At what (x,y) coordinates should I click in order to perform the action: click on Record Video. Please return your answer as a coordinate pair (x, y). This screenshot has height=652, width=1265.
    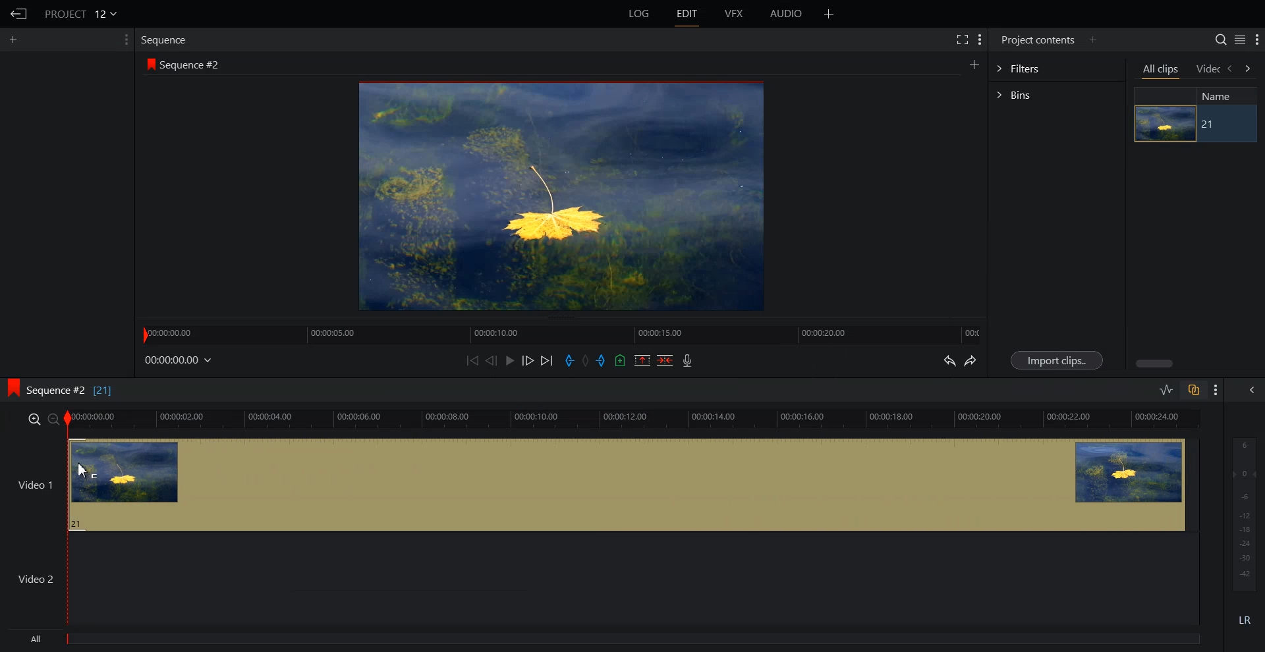
    Looking at the image, I should click on (689, 362).